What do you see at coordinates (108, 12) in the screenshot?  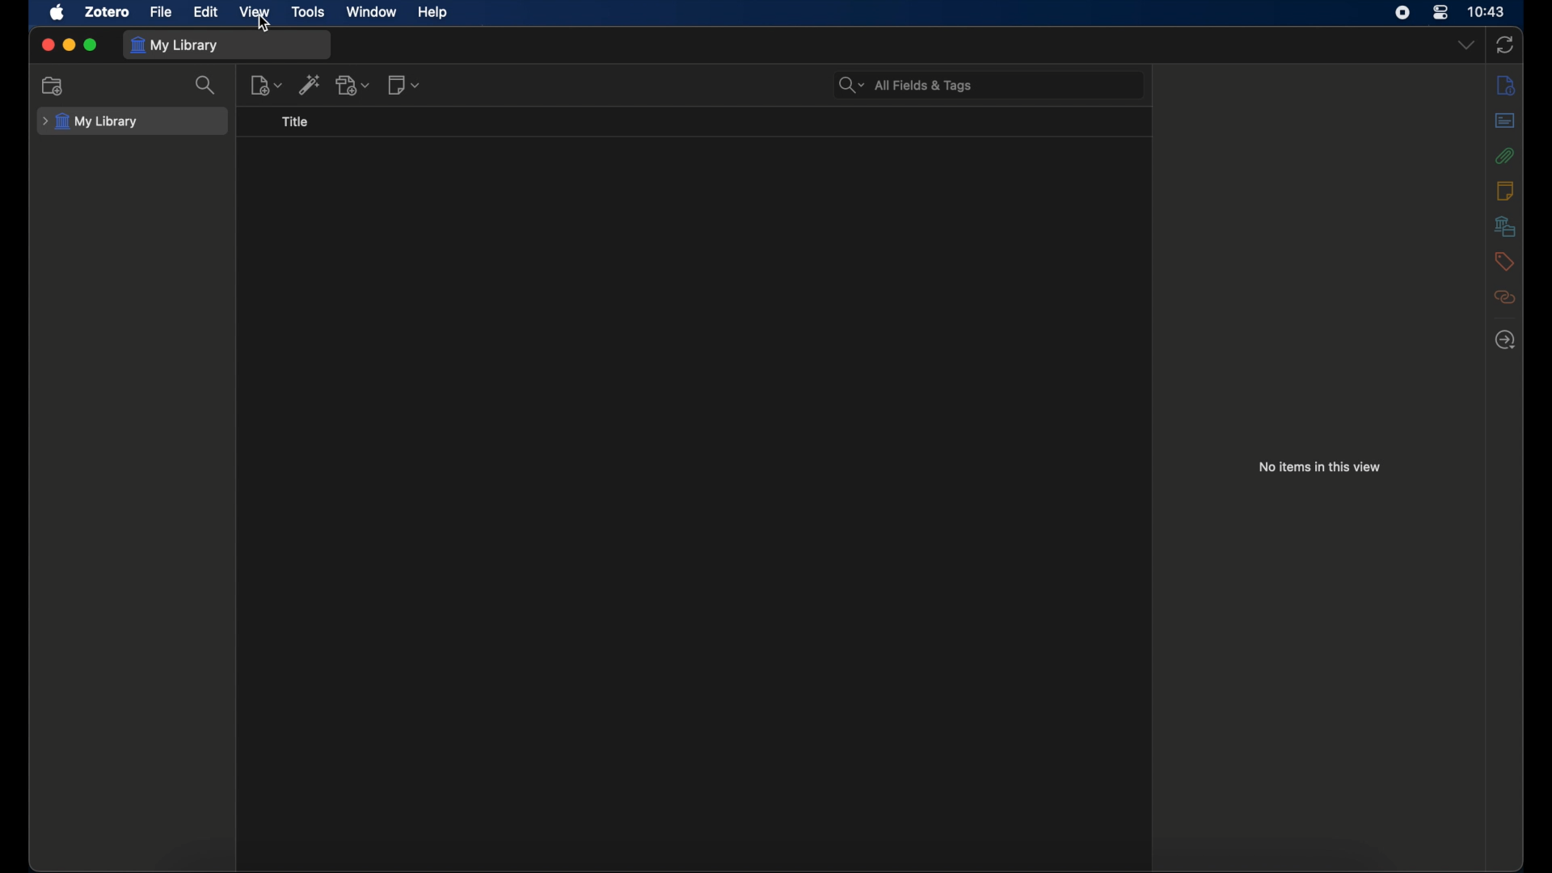 I see `zotero` at bounding box center [108, 12].